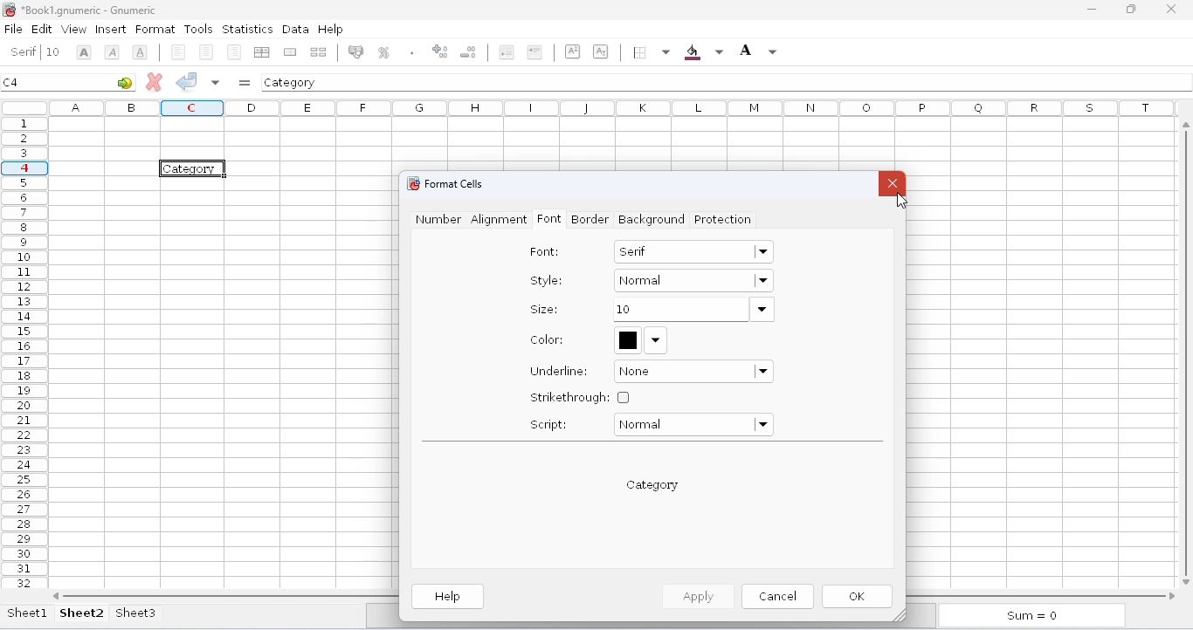  Describe the element at coordinates (641, 339) in the screenshot. I see `color` at that location.